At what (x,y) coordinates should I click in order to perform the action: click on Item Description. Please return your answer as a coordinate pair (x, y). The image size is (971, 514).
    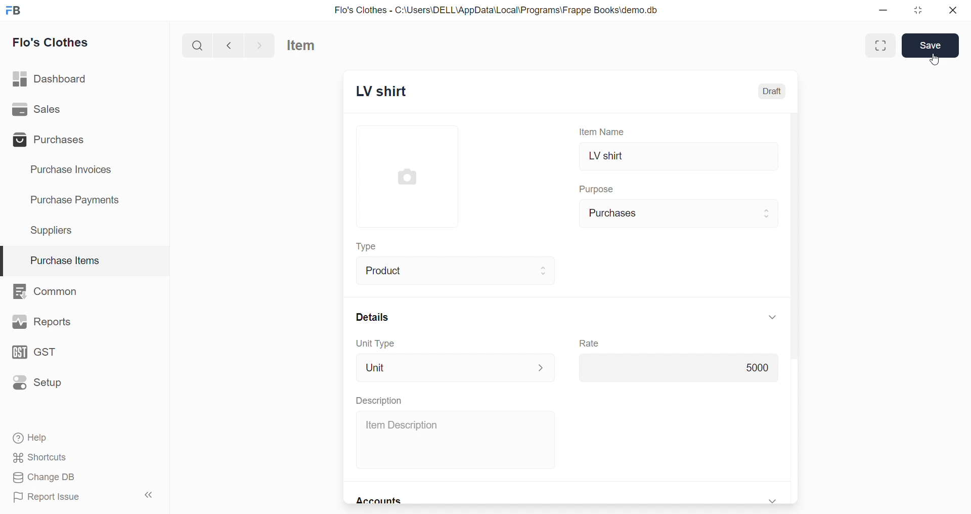
    Looking at the image, I should click on (458, 440).